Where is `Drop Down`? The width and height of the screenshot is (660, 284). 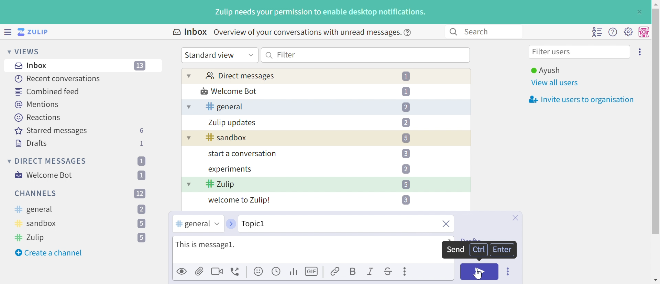
Drop Down is located at coordinates (216, 224).